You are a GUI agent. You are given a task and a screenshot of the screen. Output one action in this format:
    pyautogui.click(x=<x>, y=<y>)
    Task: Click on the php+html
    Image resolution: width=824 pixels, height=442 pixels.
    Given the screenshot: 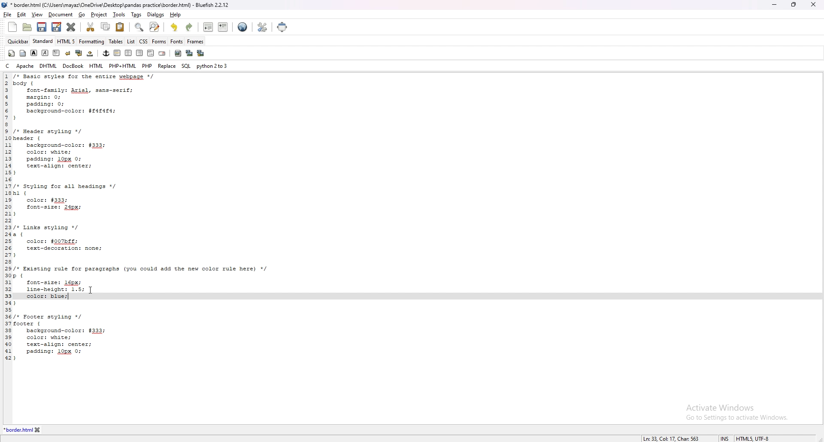 What is the action you would take?
    pyautogui.click(x=122, y=66)
    